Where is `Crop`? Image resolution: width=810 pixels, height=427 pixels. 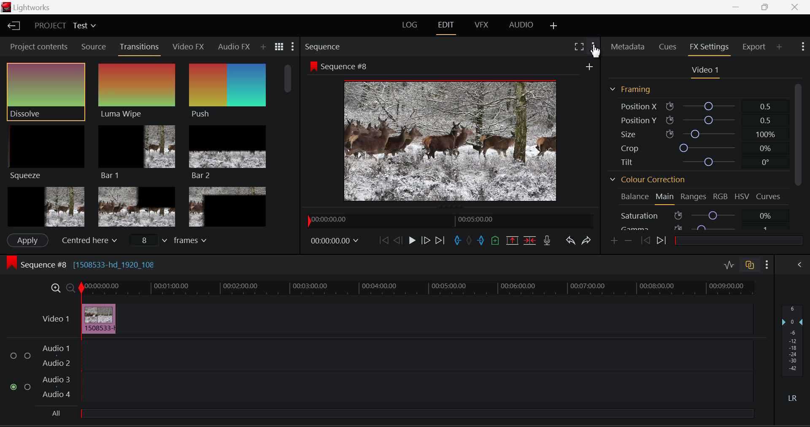
Crop is located at coordinates (701, 146).